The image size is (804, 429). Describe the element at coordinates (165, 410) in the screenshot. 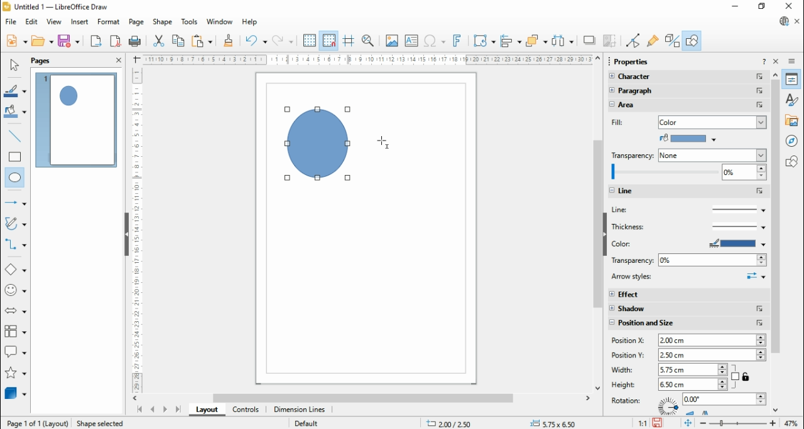

I see `next page` at that location.